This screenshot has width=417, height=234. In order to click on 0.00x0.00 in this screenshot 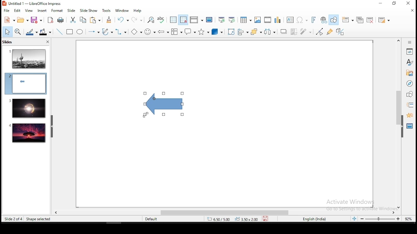, I will do `click(247, 219)`.